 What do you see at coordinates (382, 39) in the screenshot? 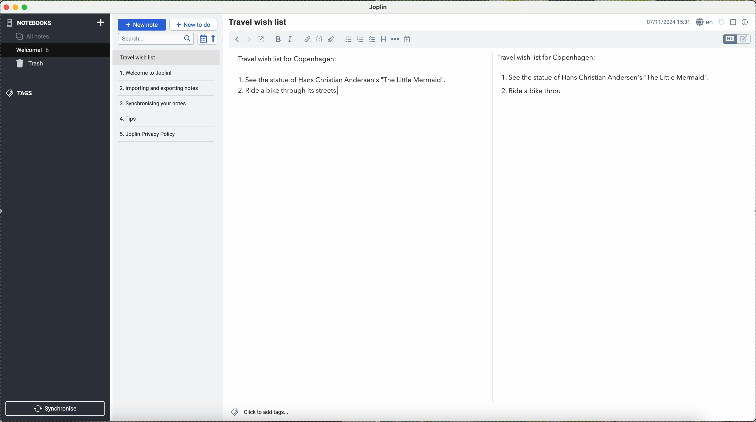
I see `heading` at bounding box center [382, 39].